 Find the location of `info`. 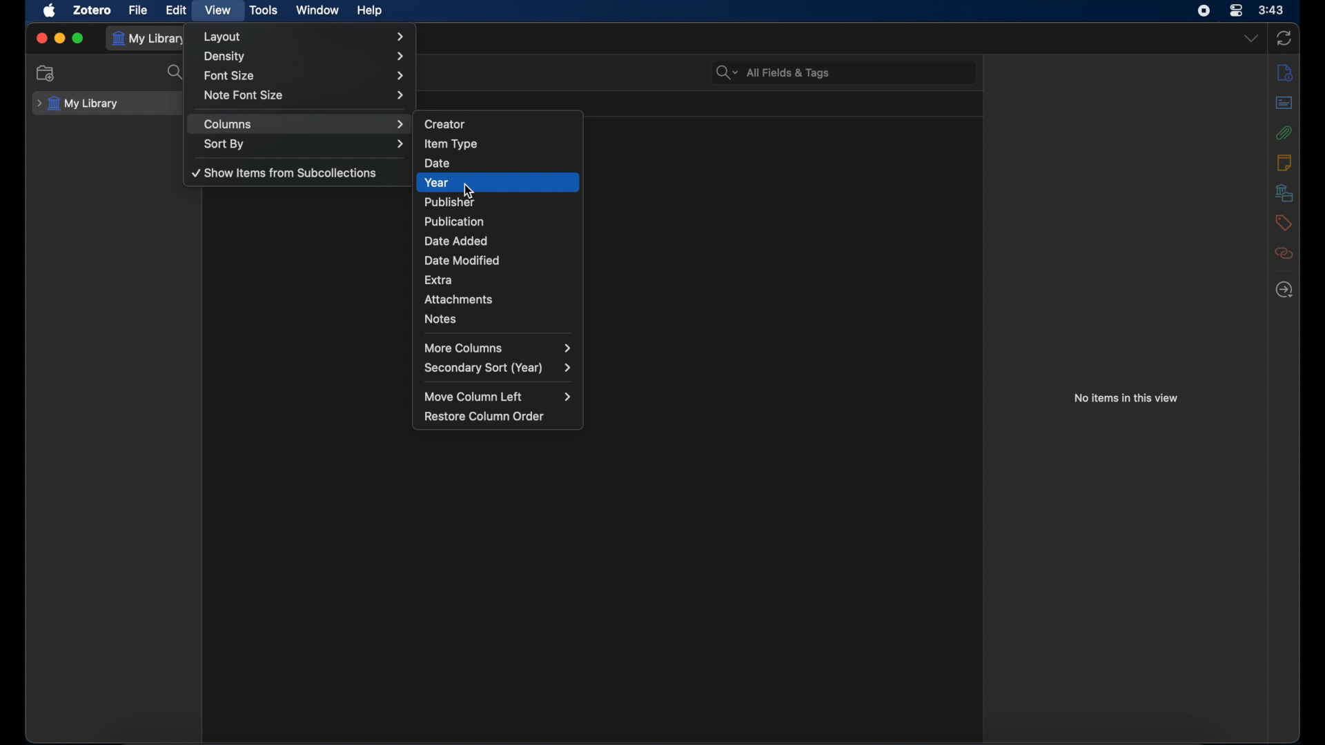

info is located at coordinates (1284, 73).